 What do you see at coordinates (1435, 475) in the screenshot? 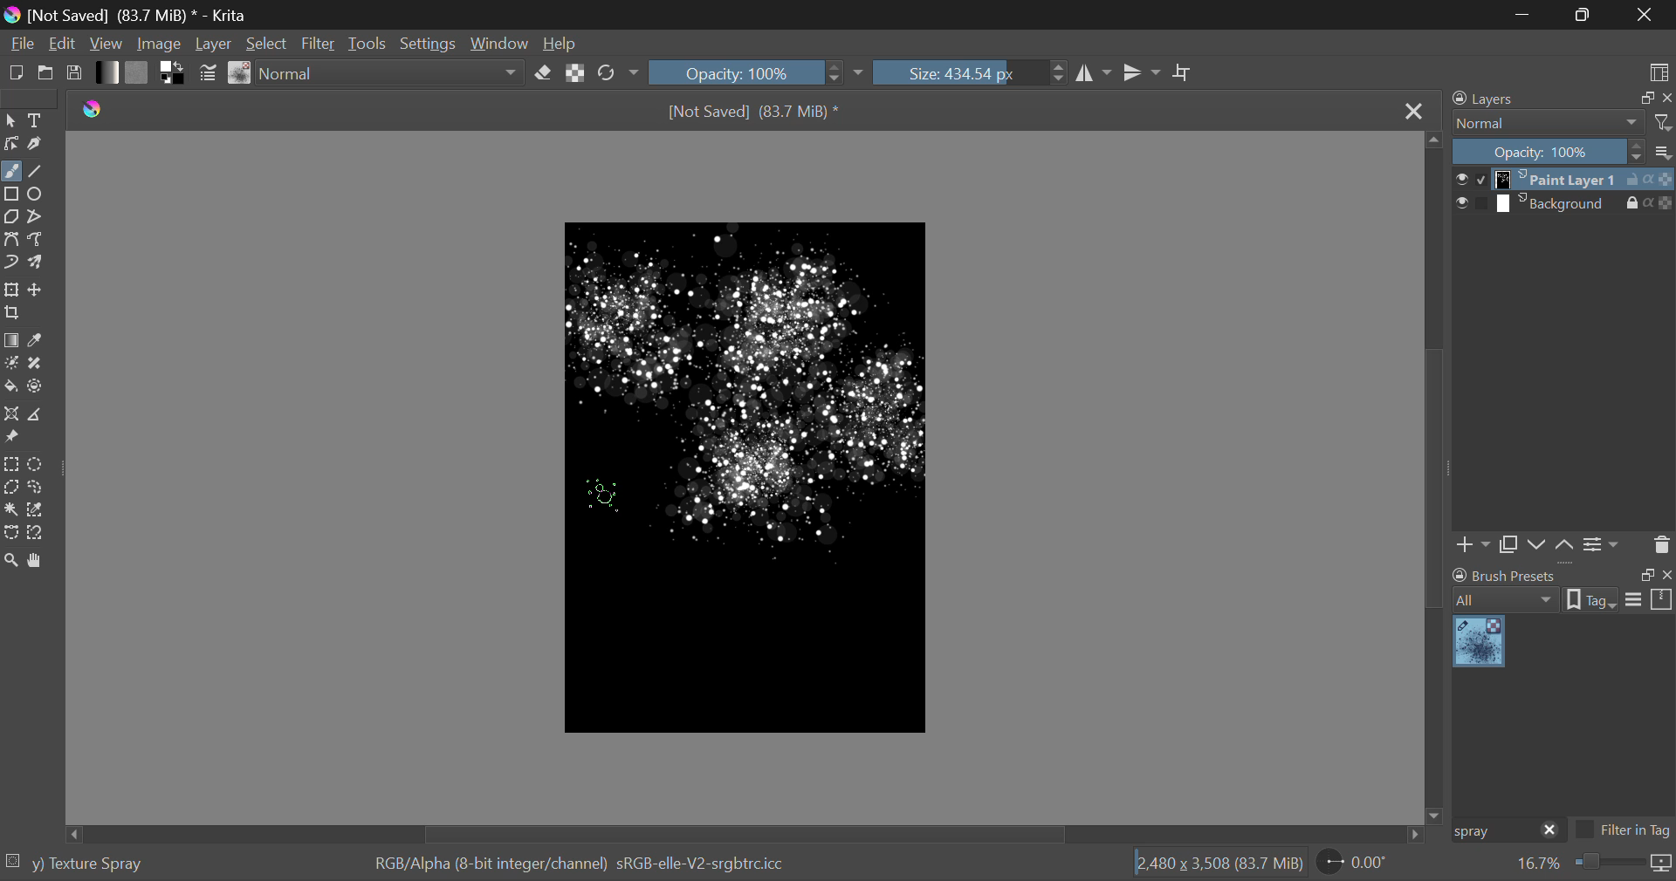
I see `Scroll Bar` at bounding box center [1435, 475].